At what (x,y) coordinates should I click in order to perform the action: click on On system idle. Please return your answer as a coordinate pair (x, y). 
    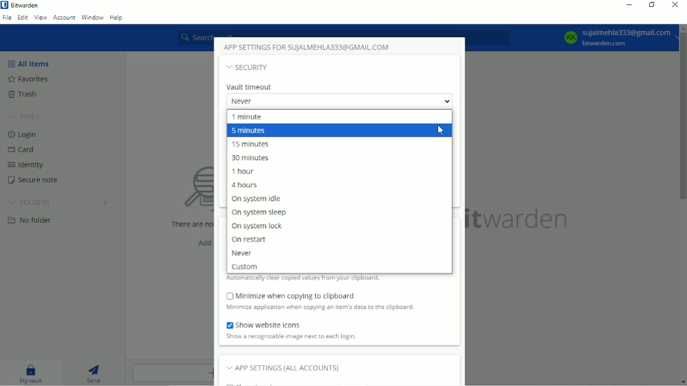
    Looking at the image, I should click on (262, 199).